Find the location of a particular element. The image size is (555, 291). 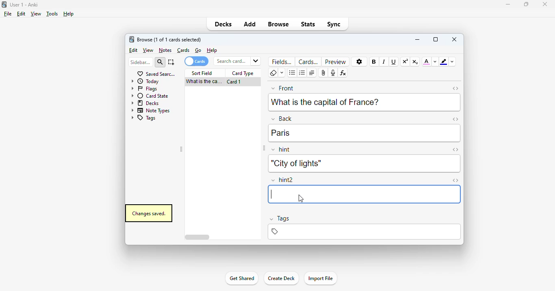

front is located at coordinates (283, 88).